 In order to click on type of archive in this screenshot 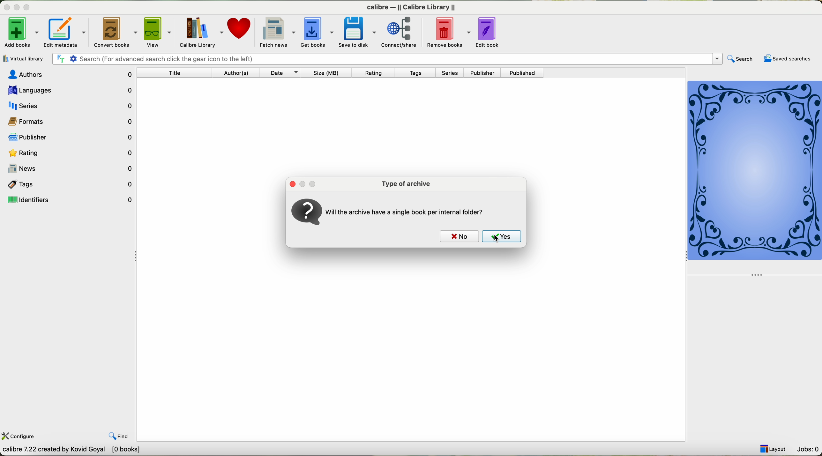, I will do `click(405, 184)`.